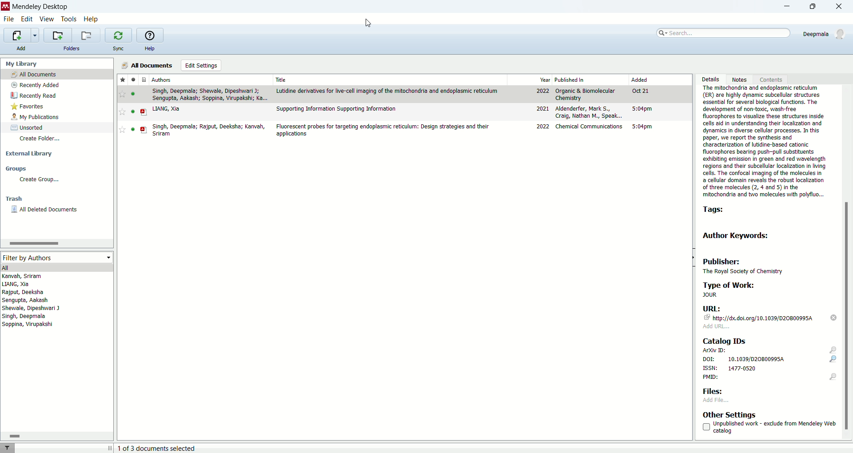  What do you see at coordinates (848, 262) in the screenshot?
I see `vertical scroll bar` at bounding box center [848, 262].